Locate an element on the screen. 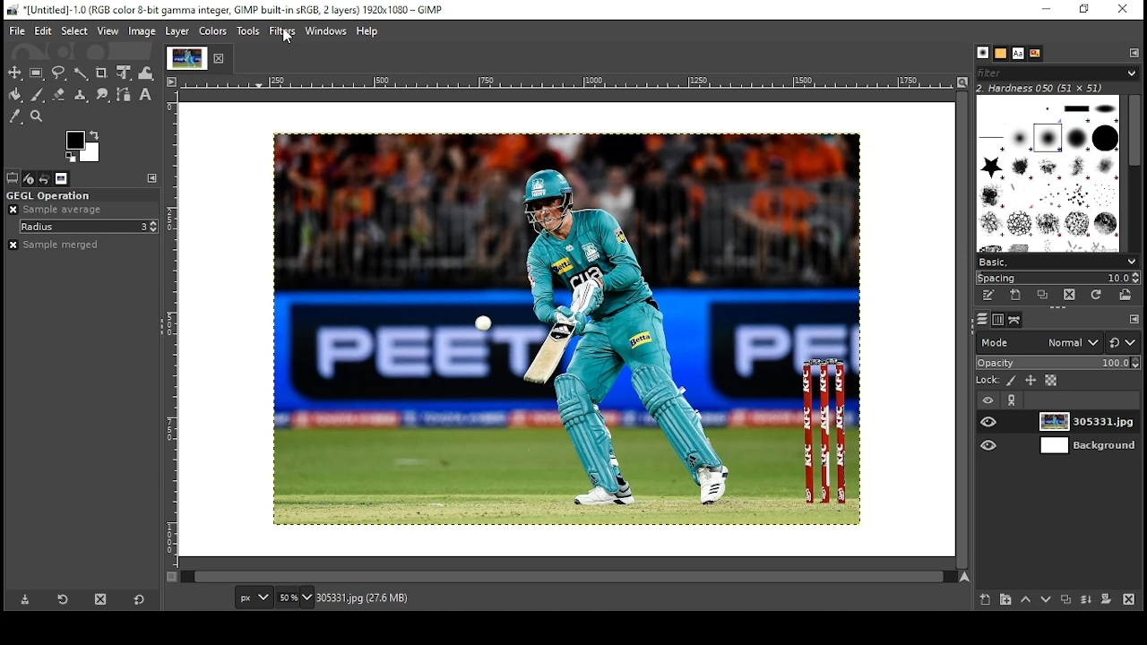 The height and width of the screenshot is (645, 1147). link is located at coordinates (1013, 401).